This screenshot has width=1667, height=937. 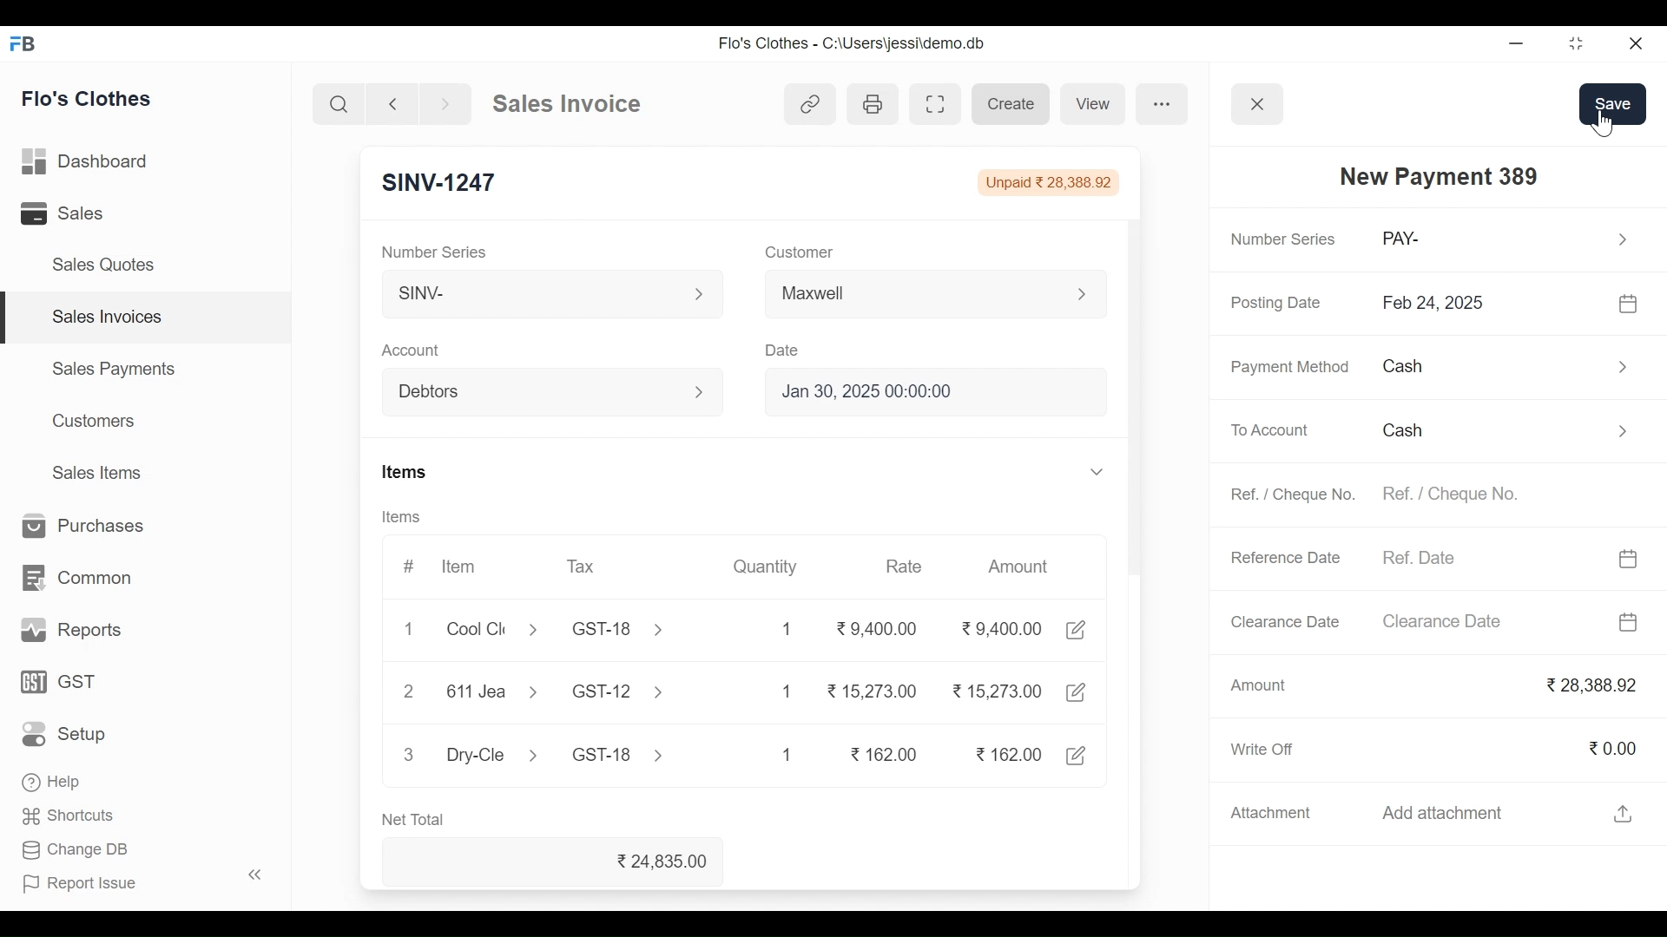 I want to click on Jan 30, 2025 00:00:00, so click(x=928, y=390).